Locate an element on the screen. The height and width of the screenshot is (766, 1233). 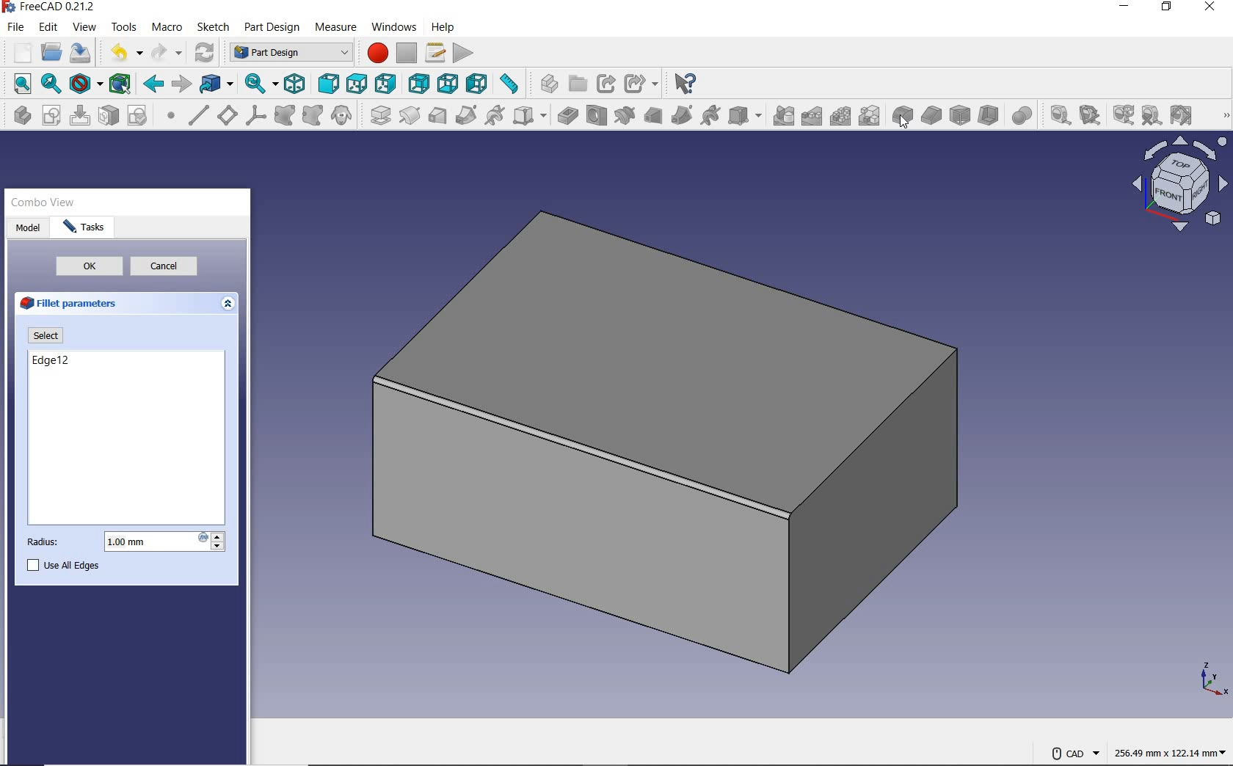
create part is located at coordinates (545, 83).